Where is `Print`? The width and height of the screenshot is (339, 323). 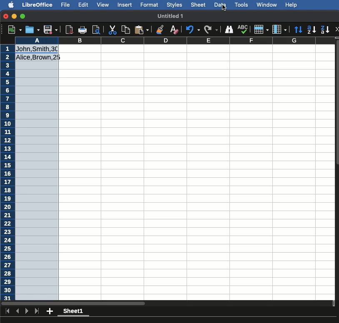
Print is located at coordinates (82, 29).